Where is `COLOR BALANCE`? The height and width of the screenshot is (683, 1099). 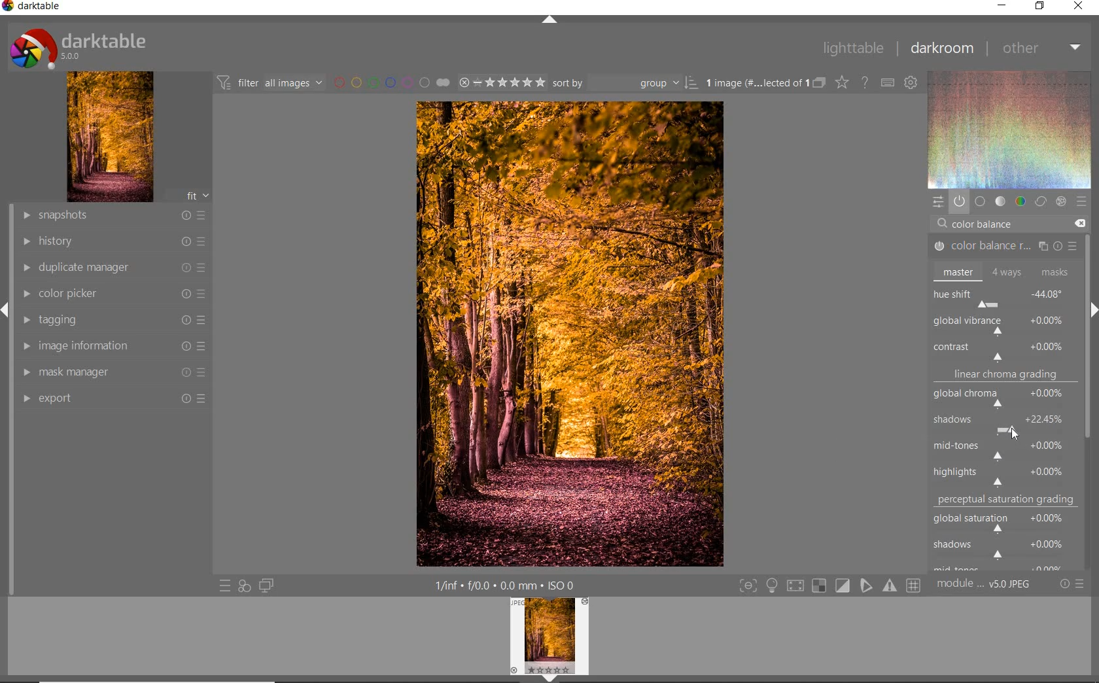
COLOR BALANCE is located at coordinates (986, 224).